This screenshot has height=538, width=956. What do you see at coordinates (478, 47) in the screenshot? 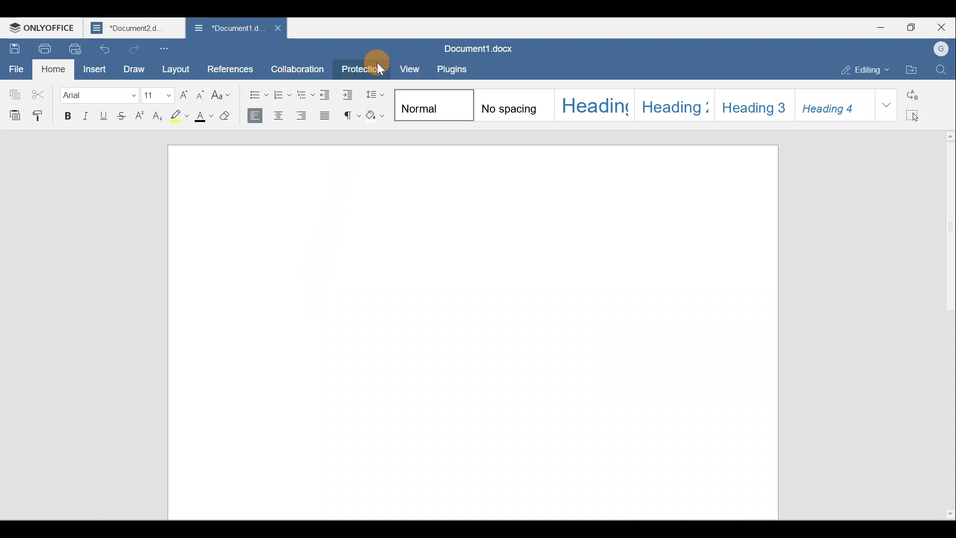
I see `Document name` at bounding box center [478, 47].